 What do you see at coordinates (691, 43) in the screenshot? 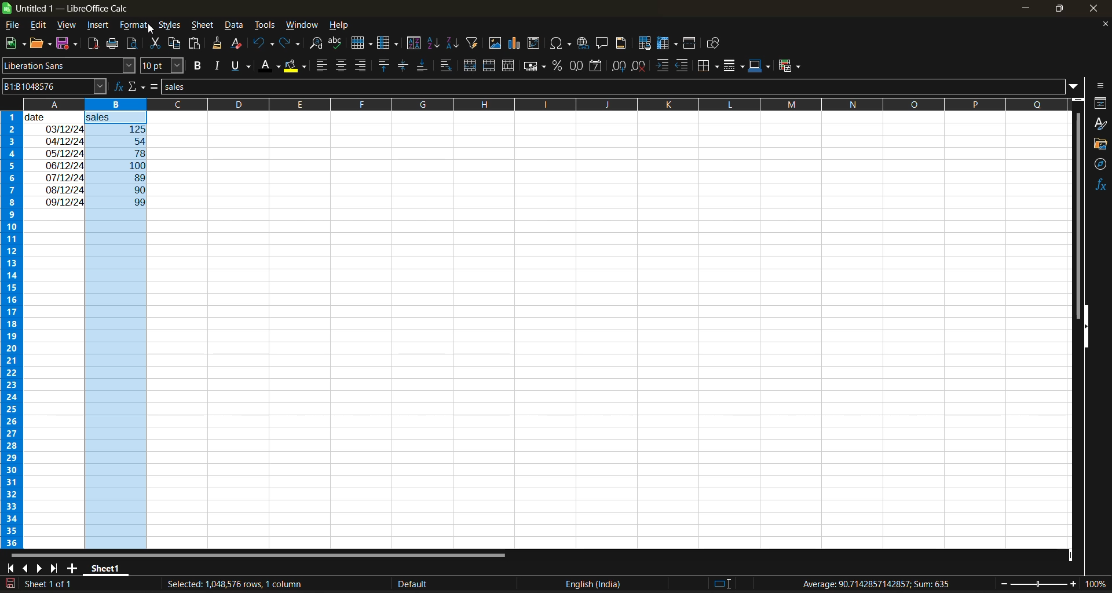
I see `split window` at bounding box center [691, 43].